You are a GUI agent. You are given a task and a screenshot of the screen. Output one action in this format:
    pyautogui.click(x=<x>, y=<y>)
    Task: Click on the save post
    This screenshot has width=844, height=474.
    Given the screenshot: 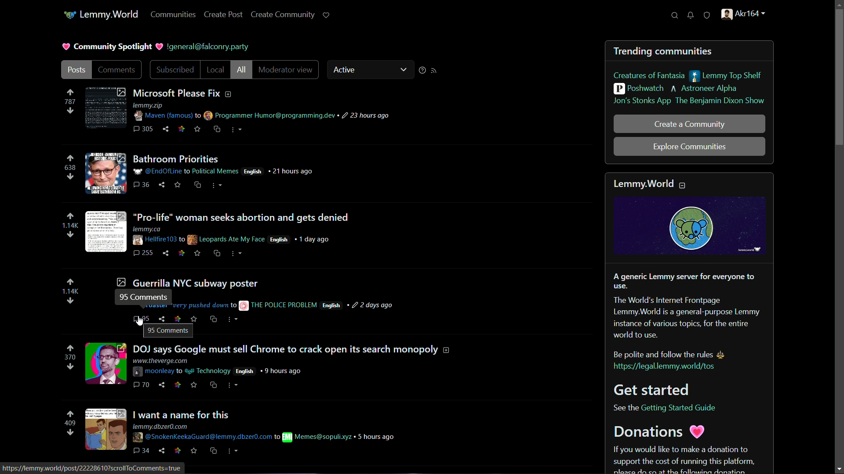 What is the action you would take?
    pyautogui.click(x=197, y=129)
    